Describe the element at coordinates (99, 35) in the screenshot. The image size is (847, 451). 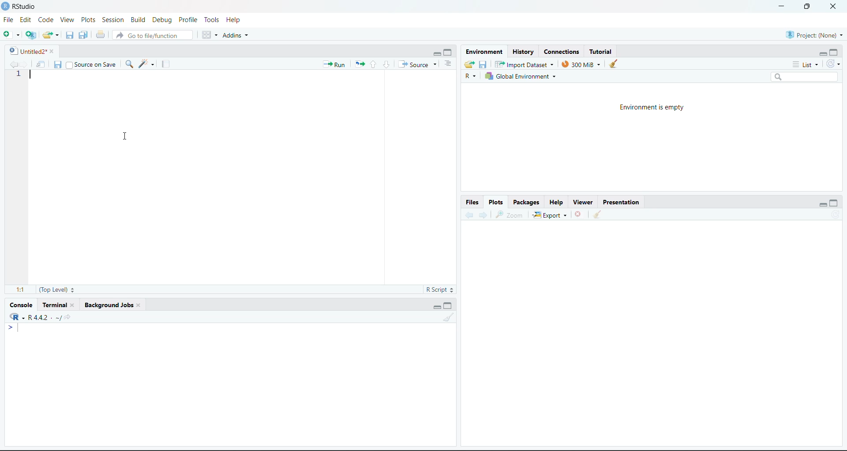
I see `print the current file` at that location.